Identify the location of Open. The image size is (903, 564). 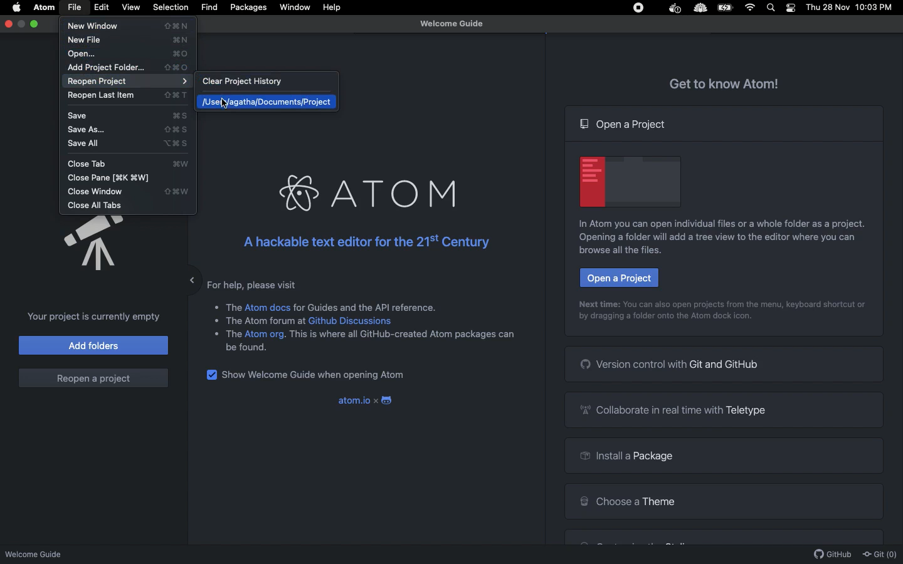
(129, 54).